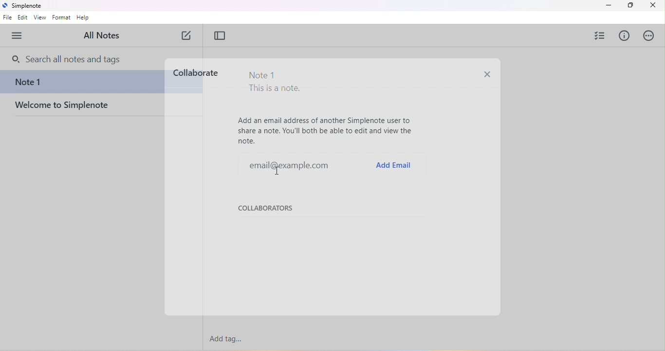  What do you see at coordinates (23, 18) in the screenshot?
I see `edit` at bounding box center [23, 18].